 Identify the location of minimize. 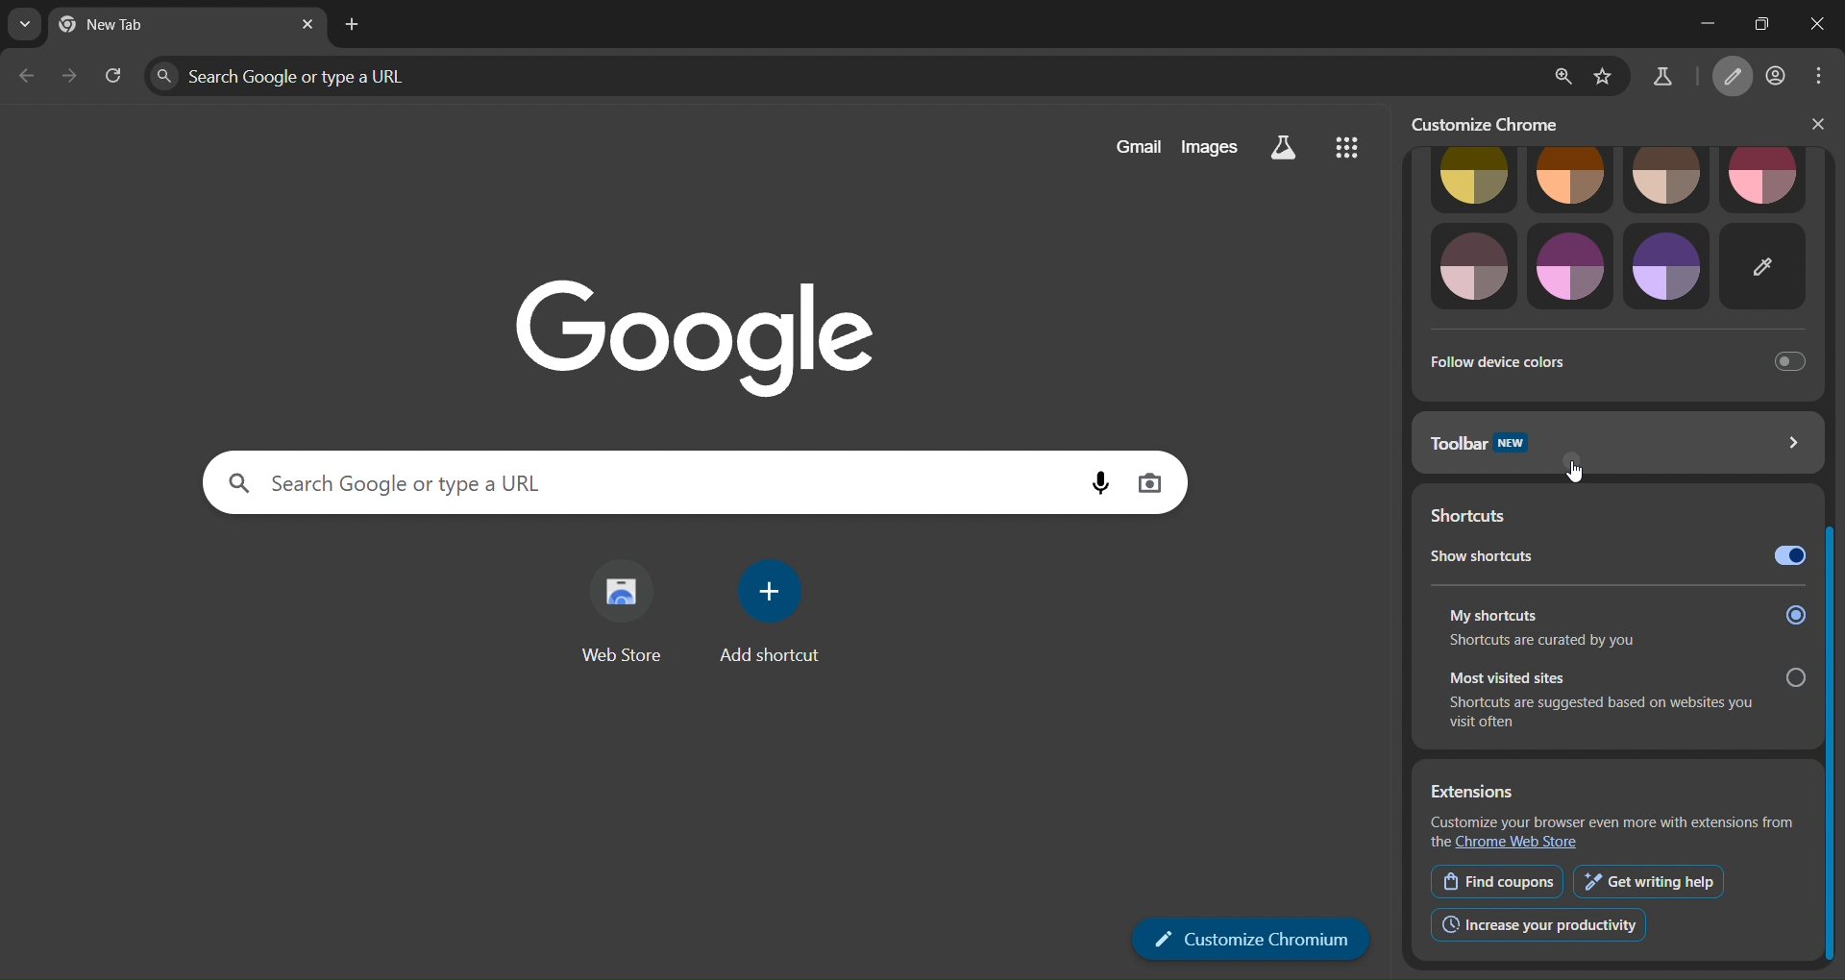
(1686, 25).